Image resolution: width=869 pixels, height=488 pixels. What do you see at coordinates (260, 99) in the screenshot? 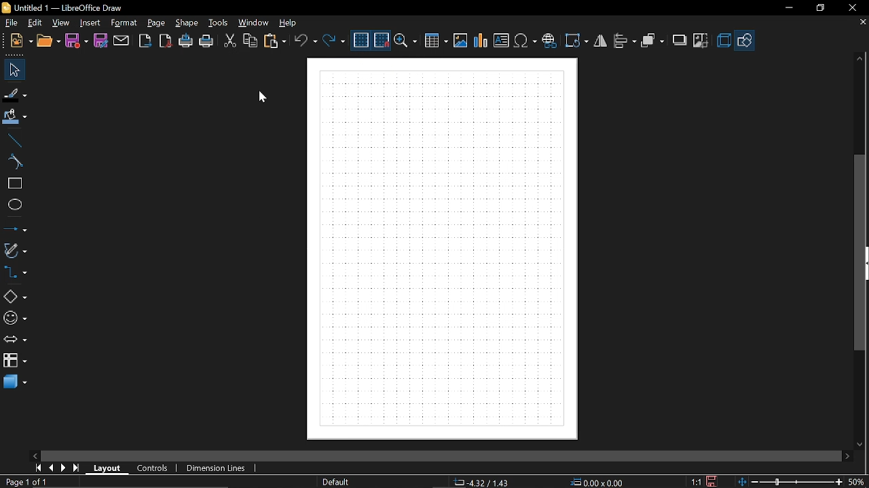
I see `Cursor` at bounding box center [260, 99].